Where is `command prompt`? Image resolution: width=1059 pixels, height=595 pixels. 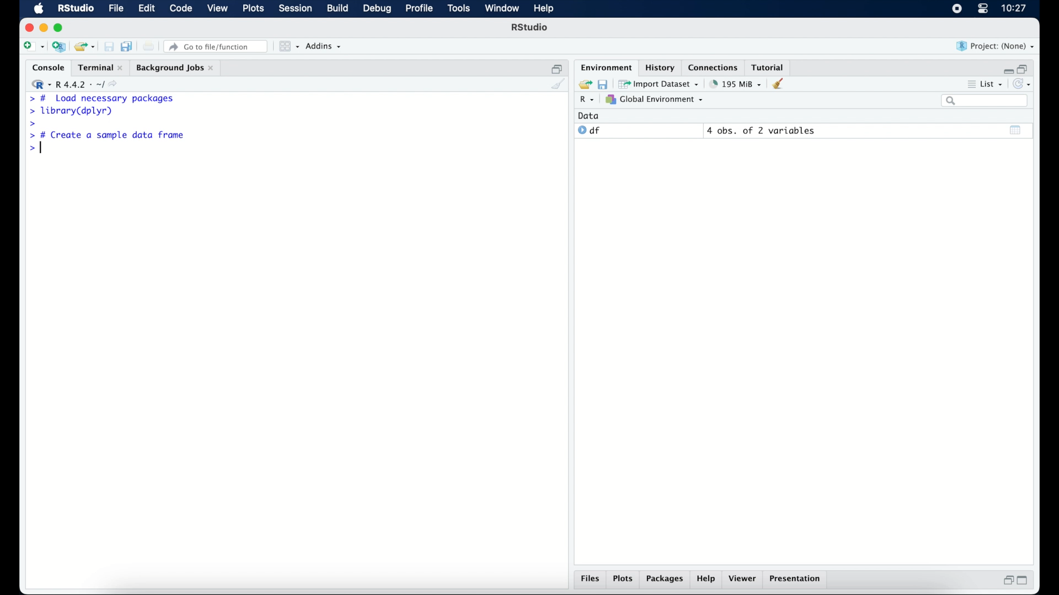
command prompt is located at coordinates (33, 150).